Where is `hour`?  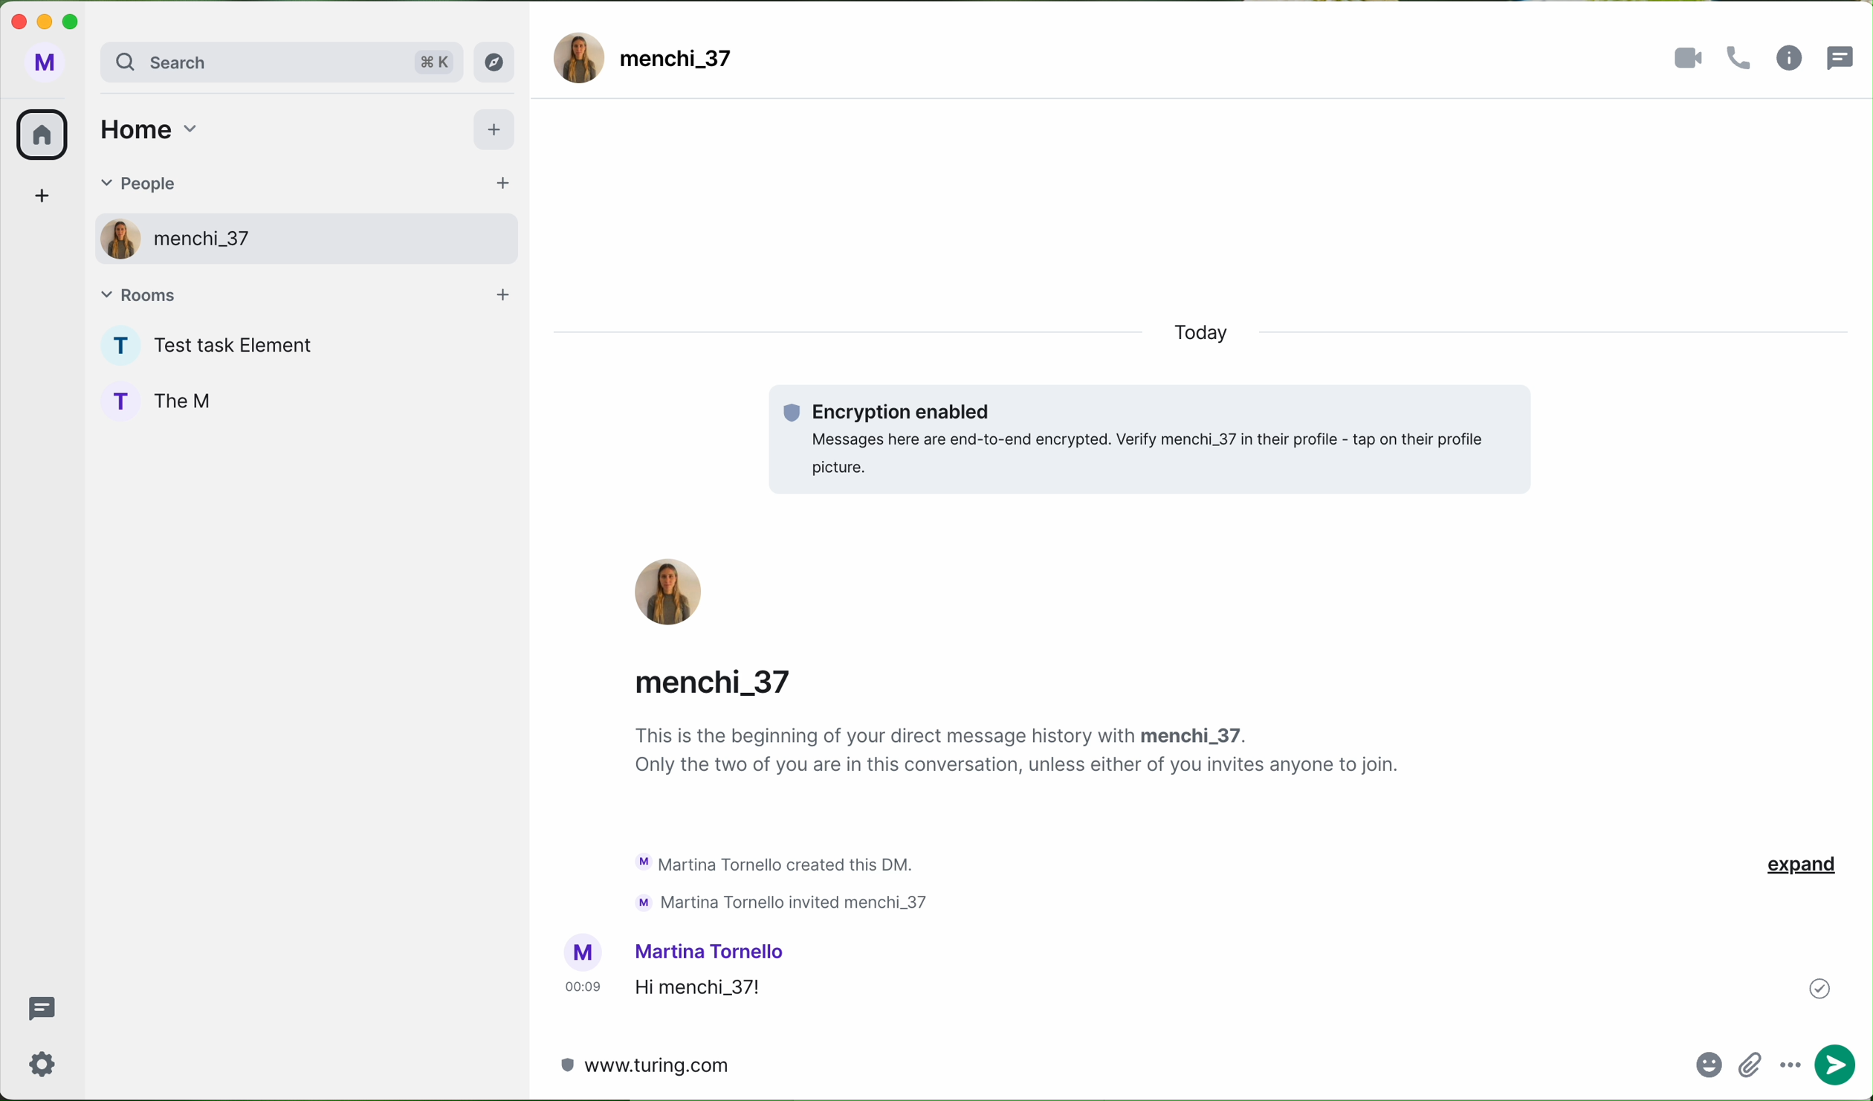
hour is located at coordinates (583, 987).